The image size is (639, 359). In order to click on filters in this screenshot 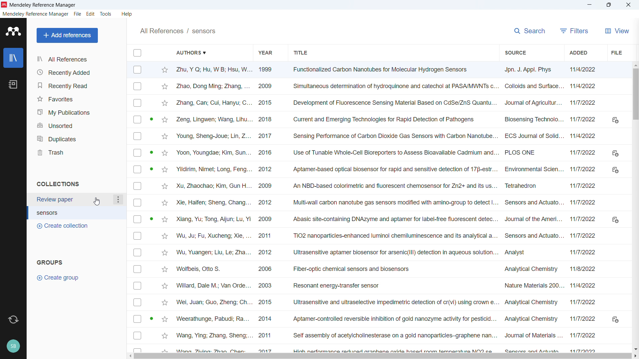, I will do `click(574, 31)`.